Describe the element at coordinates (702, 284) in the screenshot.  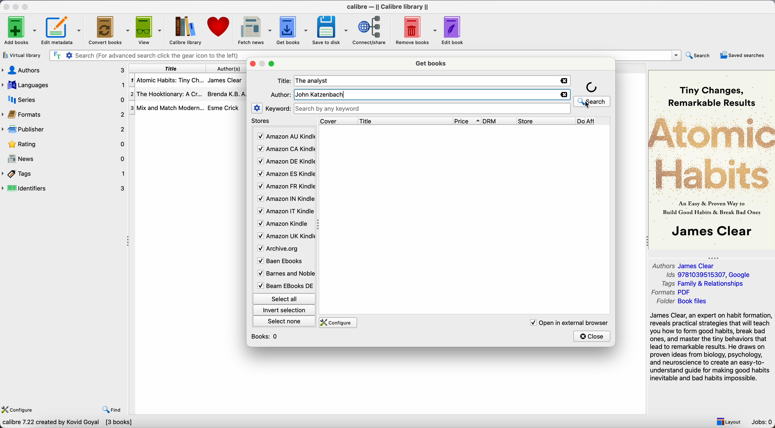
I see `Tags Family & Relationships` at that location.